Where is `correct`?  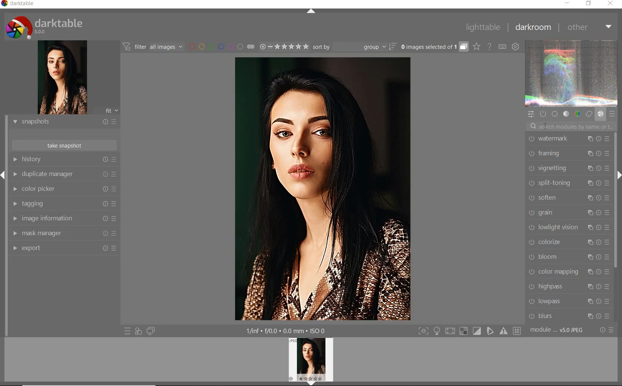 correct is located at coordinates (589, 114).